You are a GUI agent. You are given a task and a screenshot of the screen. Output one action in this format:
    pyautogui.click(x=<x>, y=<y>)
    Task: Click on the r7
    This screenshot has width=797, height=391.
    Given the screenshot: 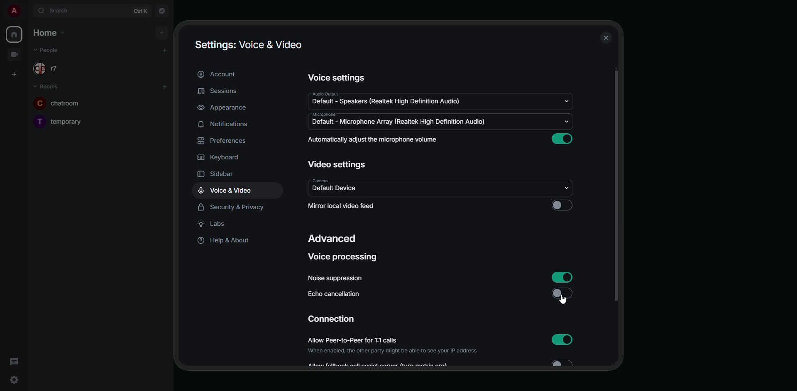 What is the action you would take?
    pyautogui.click(x=49, y=69)
    